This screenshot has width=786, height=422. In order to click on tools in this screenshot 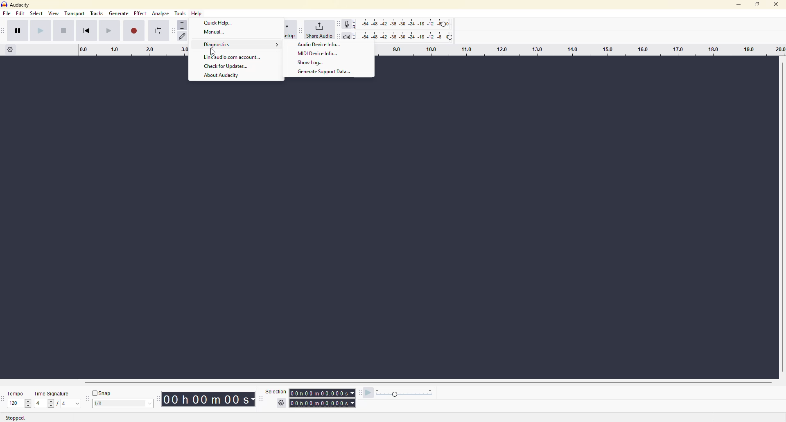, I will do `click(182, 12)`.